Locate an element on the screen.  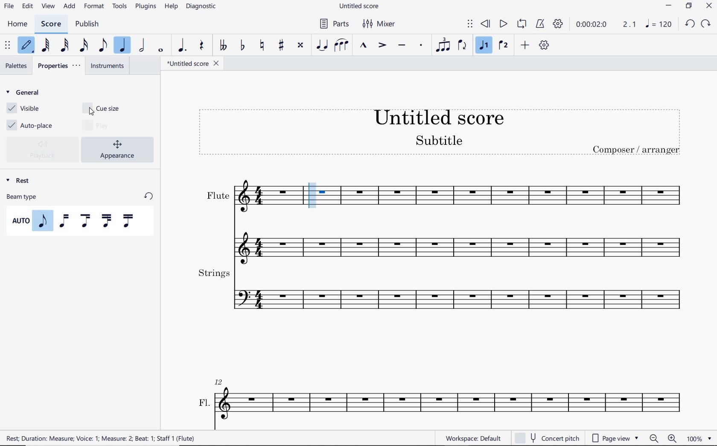
CUE SIZE is located at coordinates (107, 107).